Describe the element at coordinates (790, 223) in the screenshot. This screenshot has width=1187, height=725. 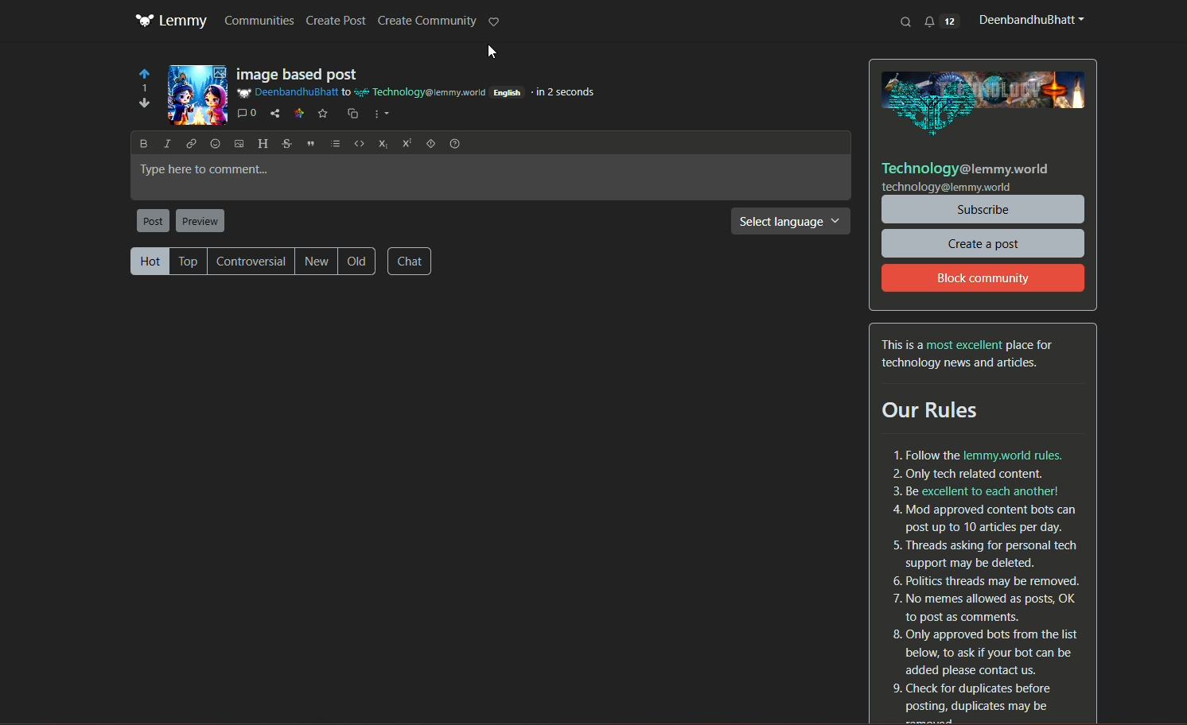
I see `select language` at that location.